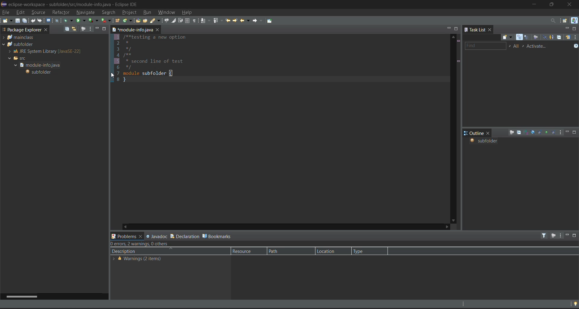  Describe the element at coordinates (568, 132) in the screenshot. I see `minimize` at that location.